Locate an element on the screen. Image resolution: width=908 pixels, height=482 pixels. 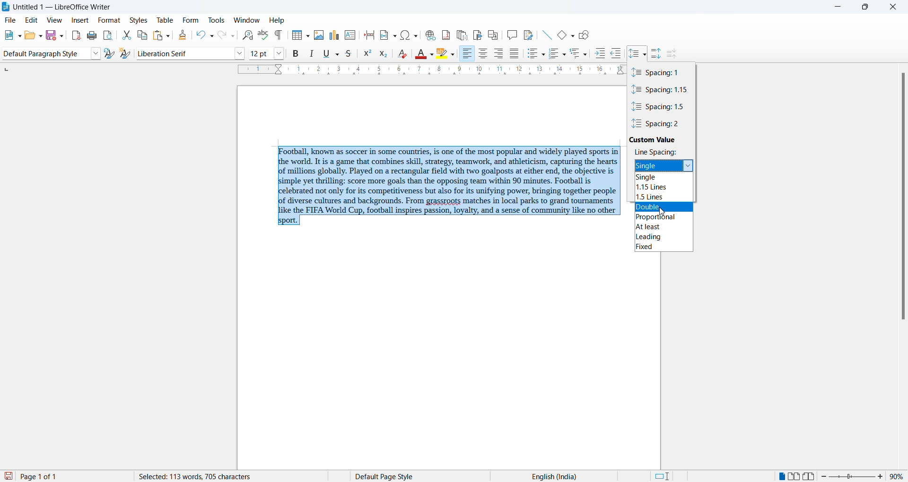
text language is located at coordinates (586, 476).